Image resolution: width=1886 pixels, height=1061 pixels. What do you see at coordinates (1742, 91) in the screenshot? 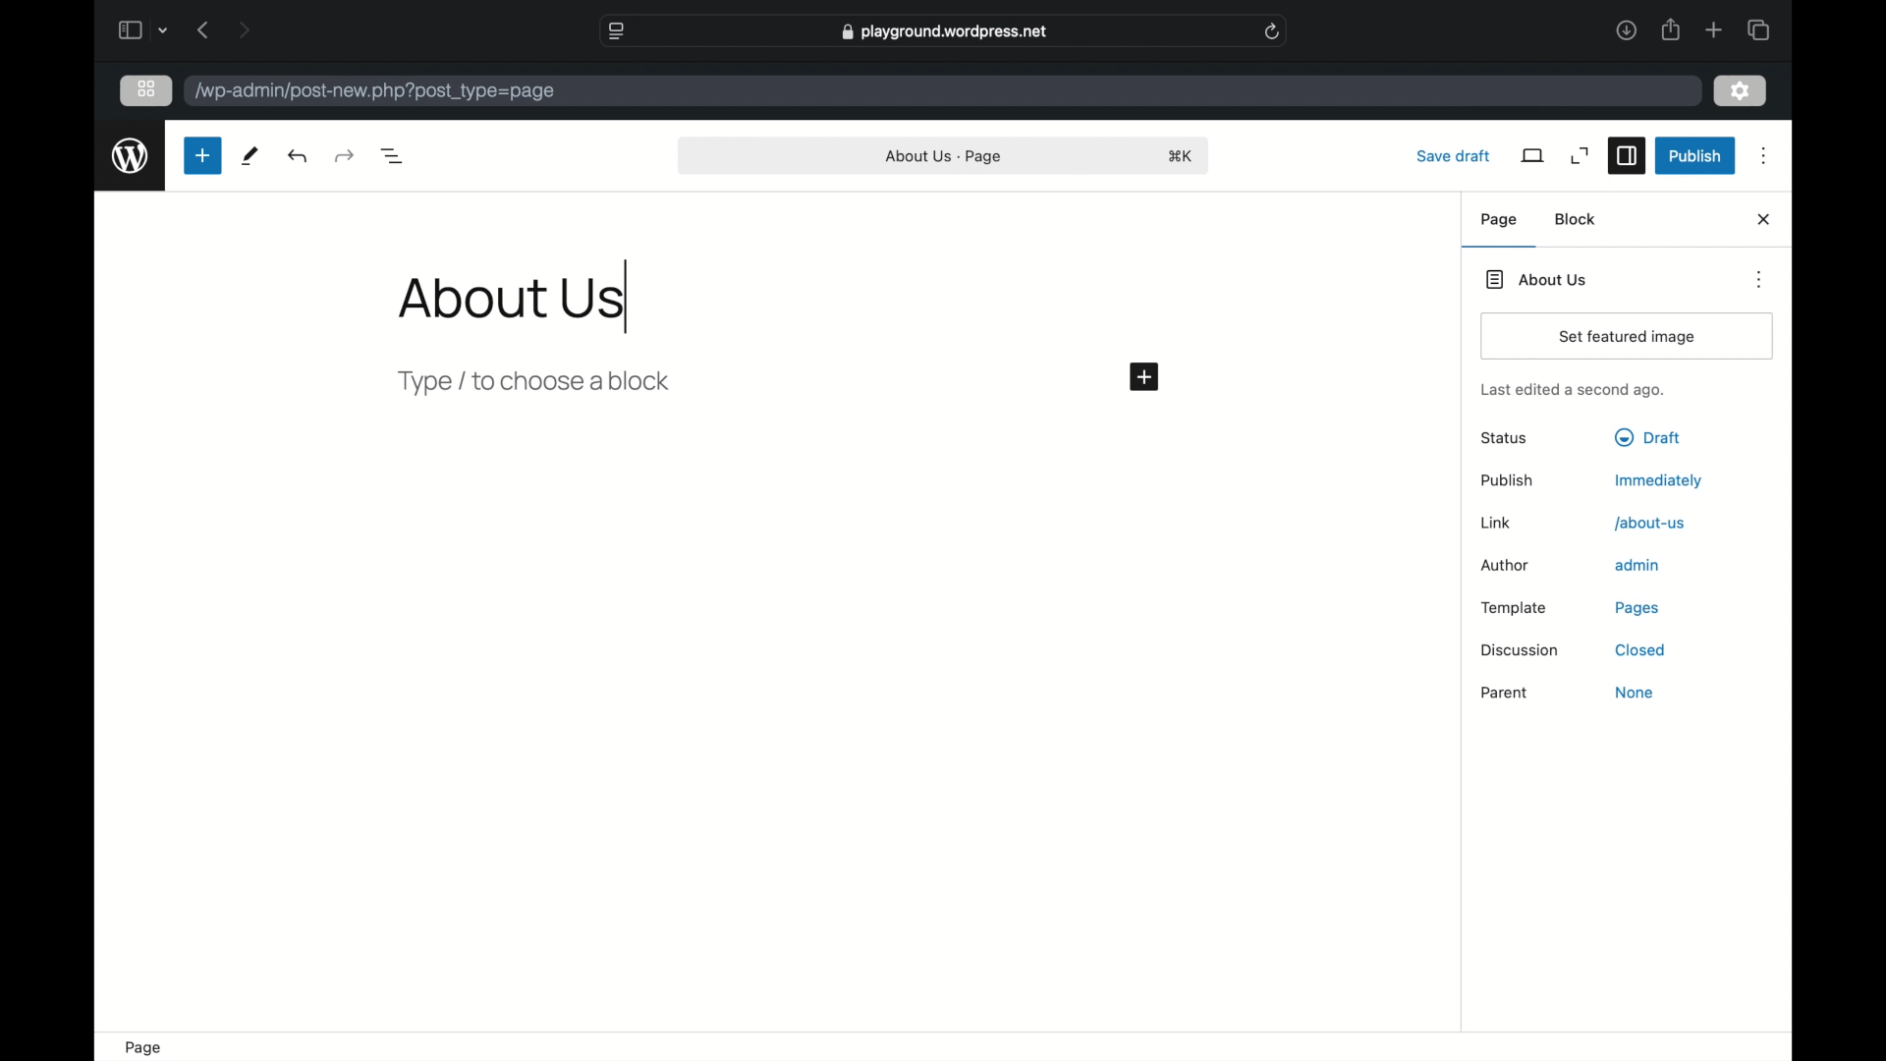
I see `settings` at bounding box center [1742, 91].